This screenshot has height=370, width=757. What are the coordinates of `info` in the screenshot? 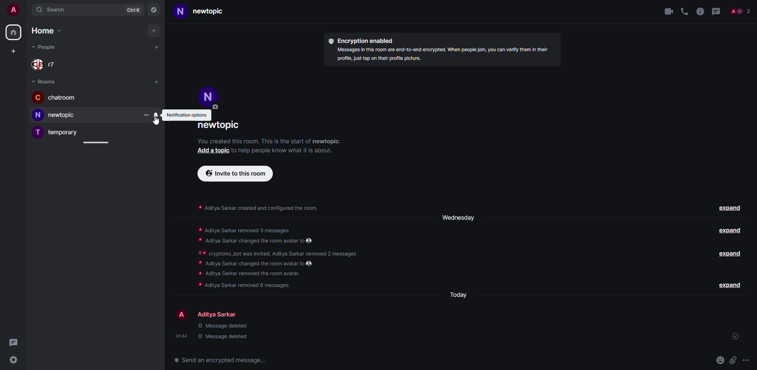 It's located at (270, 141).